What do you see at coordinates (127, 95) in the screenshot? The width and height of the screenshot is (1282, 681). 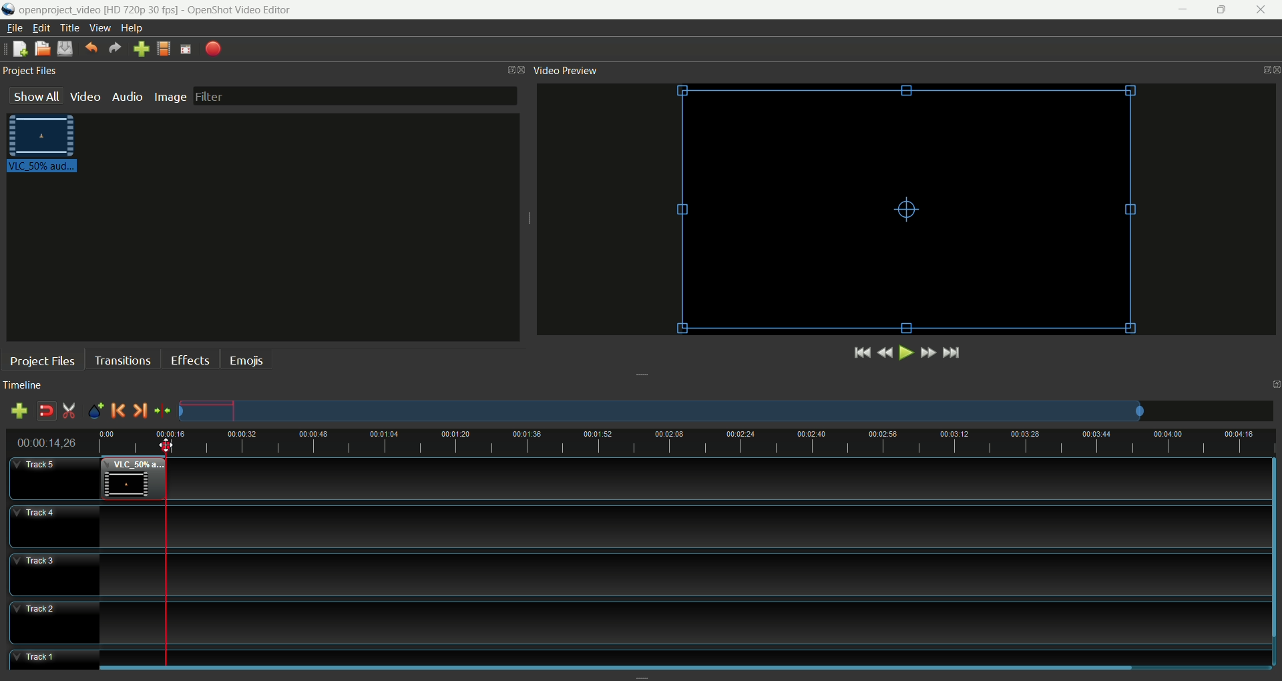 I see `audio` at bounding box center [127, 95].